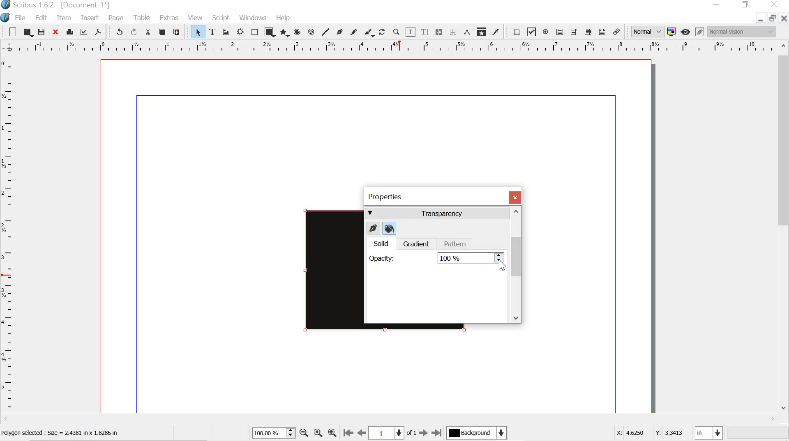 This screenshot has height=441, width=789. What do you see at coordinates (213, 31) in the screenshot?
I see `text frame` at bounding box center [213, 31].